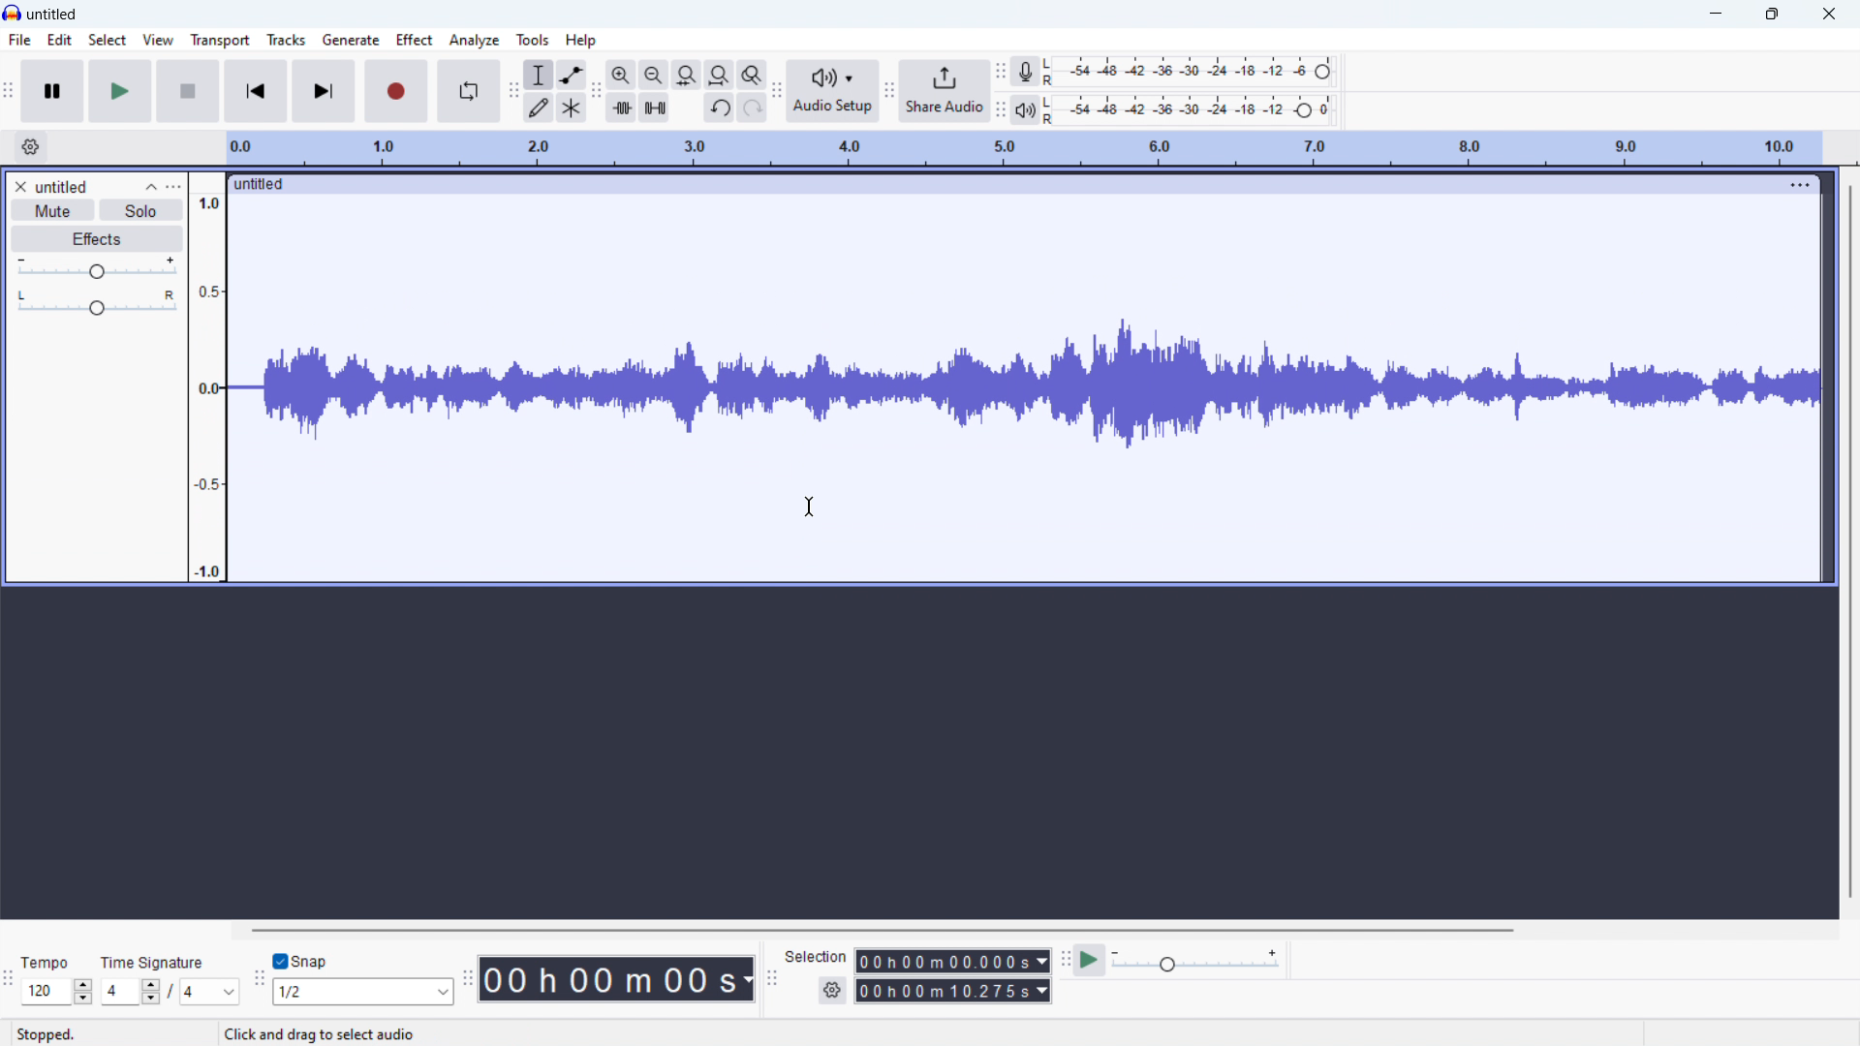 This screenshot has height=1046, width=1860. What do you see at coordinates (258, 982) in the screenshot?
I see `snapping toolbar` at bounding box center [258, 982].